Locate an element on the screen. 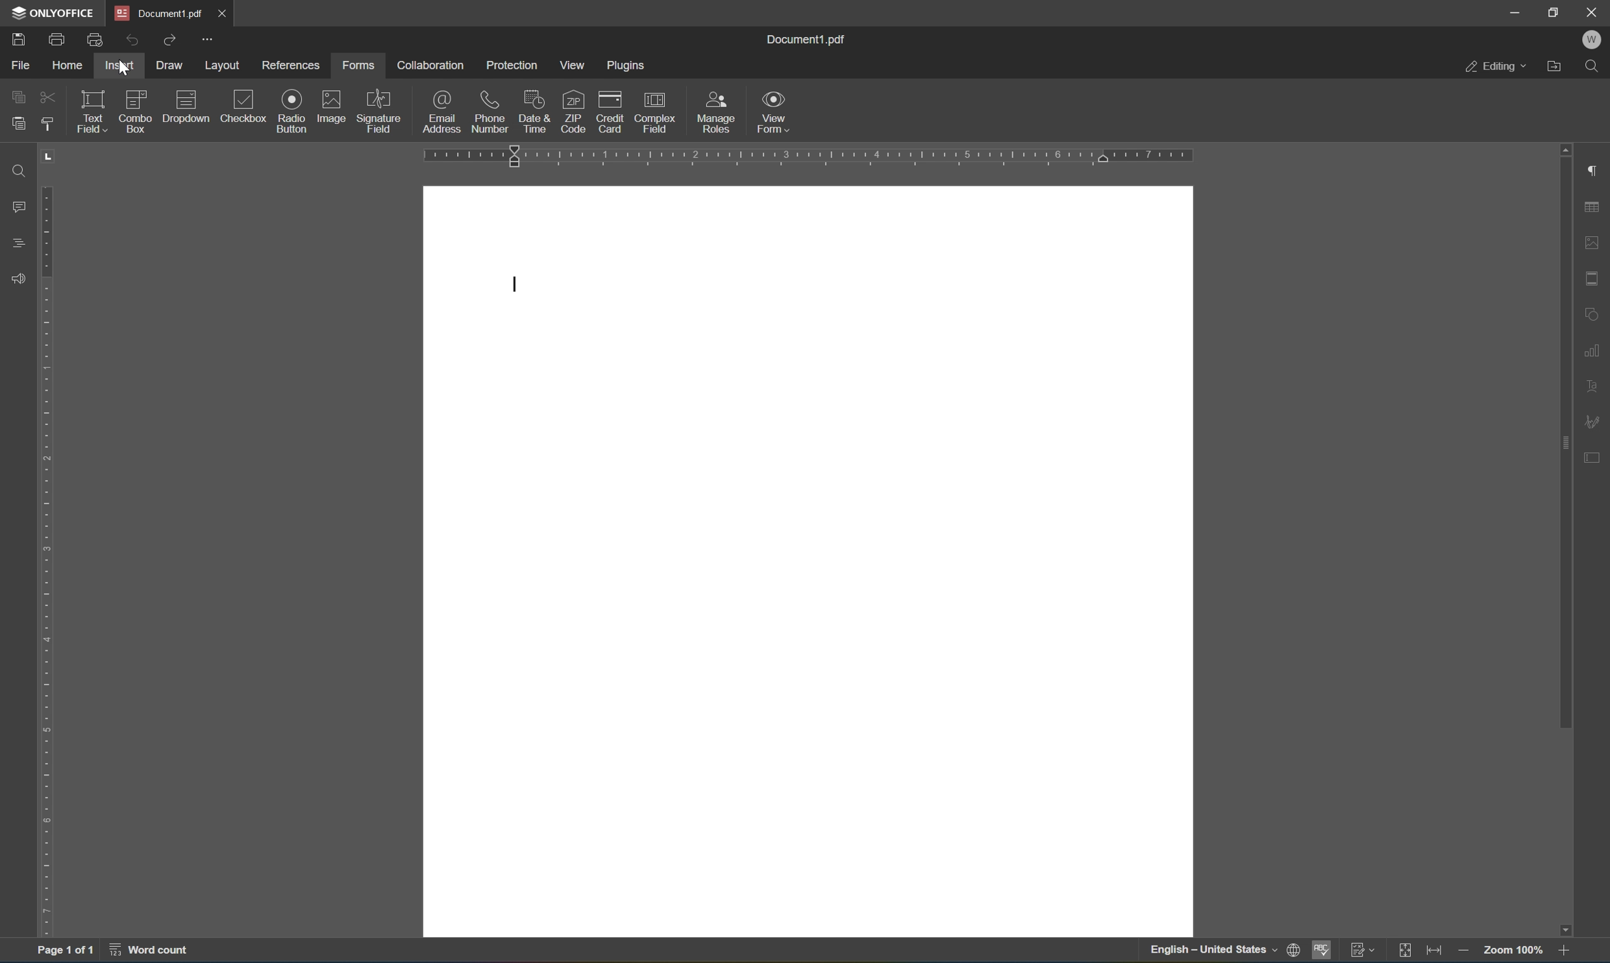 This screenshot has height=963, width=1610. references is located at coordinates (291, 67).